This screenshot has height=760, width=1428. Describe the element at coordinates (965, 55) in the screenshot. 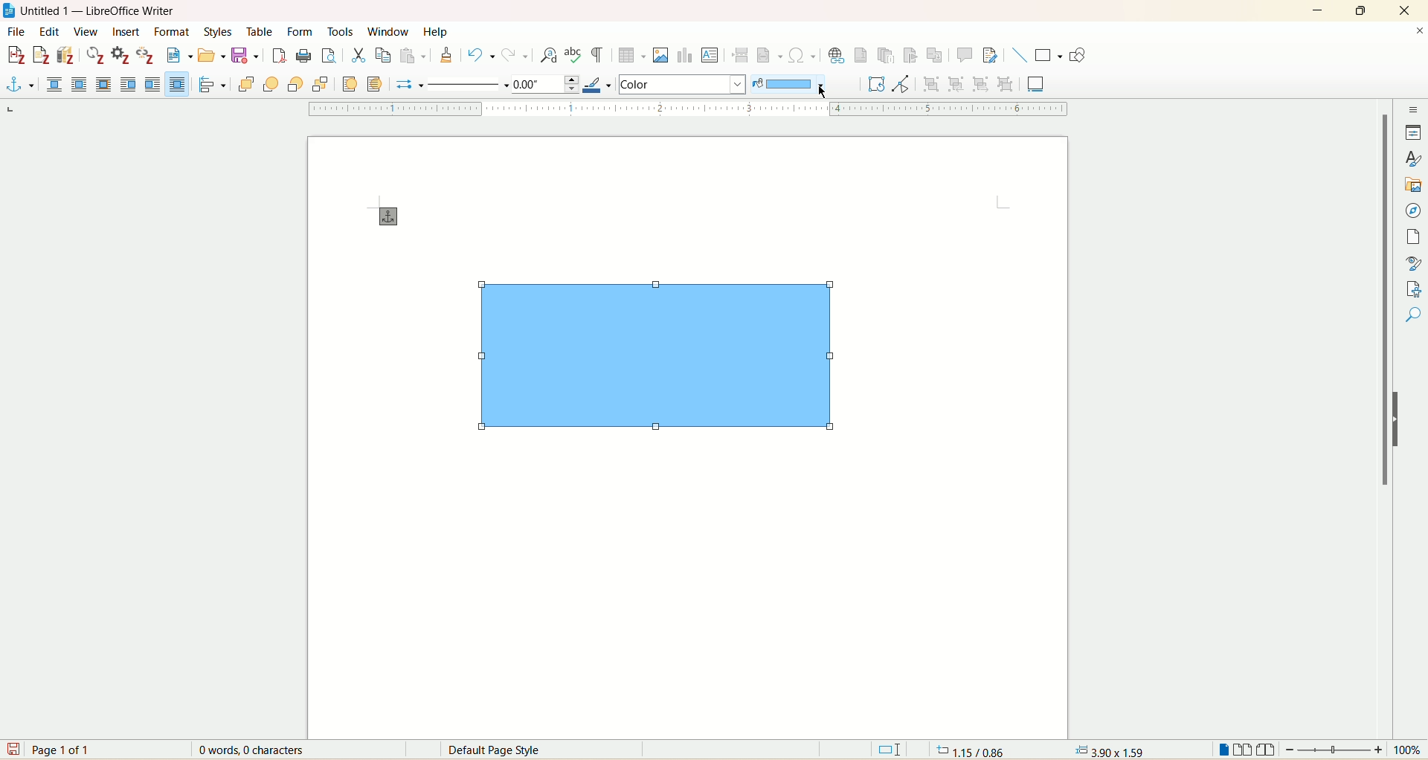

I see `insert comment` at that location.